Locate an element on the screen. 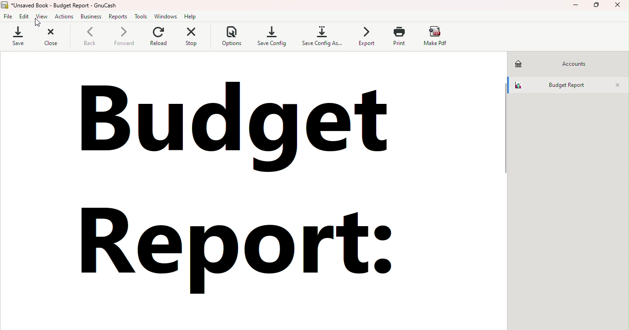  Reload is located at coordinates (157, 38).